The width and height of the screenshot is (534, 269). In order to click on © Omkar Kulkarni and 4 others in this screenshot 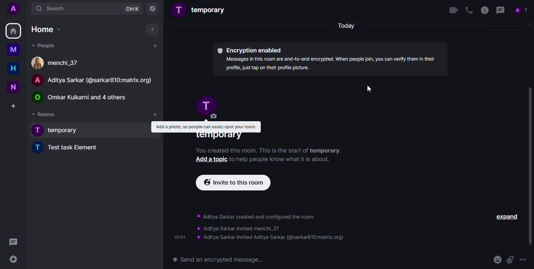, I will do `click(80, 98)`.